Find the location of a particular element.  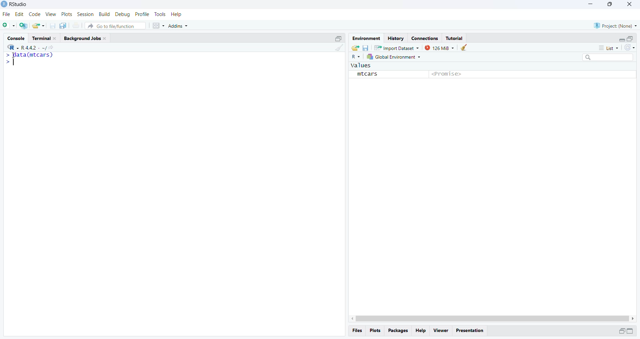

save is located at coordinates (365, 47).